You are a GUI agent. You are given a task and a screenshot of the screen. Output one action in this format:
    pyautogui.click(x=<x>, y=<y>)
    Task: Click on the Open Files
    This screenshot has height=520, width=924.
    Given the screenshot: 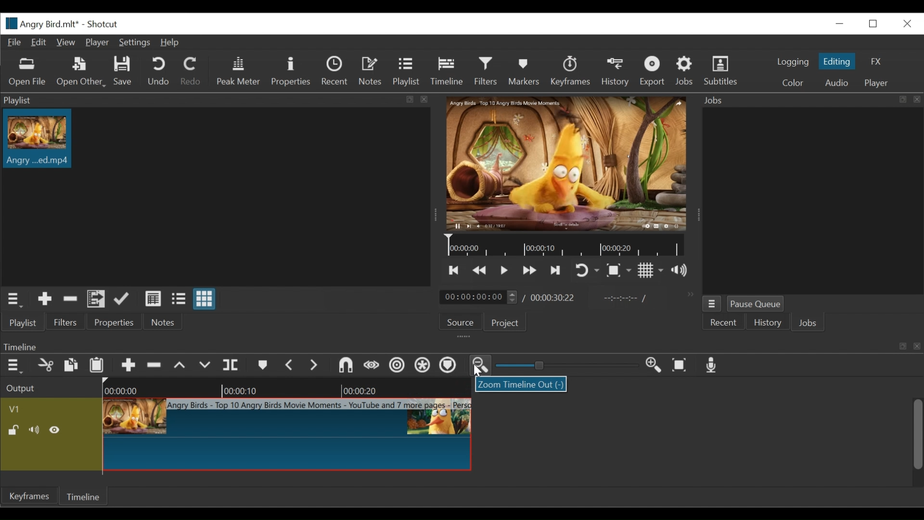 What is the action you would take?
    pyautogui.click(x=28, y=72)
    